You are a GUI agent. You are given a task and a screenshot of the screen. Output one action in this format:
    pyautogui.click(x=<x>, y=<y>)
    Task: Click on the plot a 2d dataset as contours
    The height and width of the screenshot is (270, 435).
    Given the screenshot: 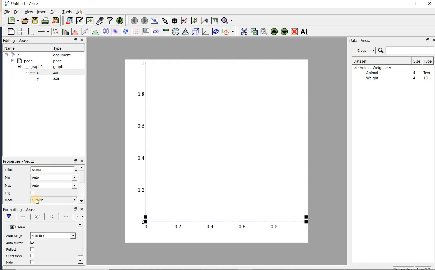 What is the action you would take?
    pyautogui.click(x=125, y=31)
    